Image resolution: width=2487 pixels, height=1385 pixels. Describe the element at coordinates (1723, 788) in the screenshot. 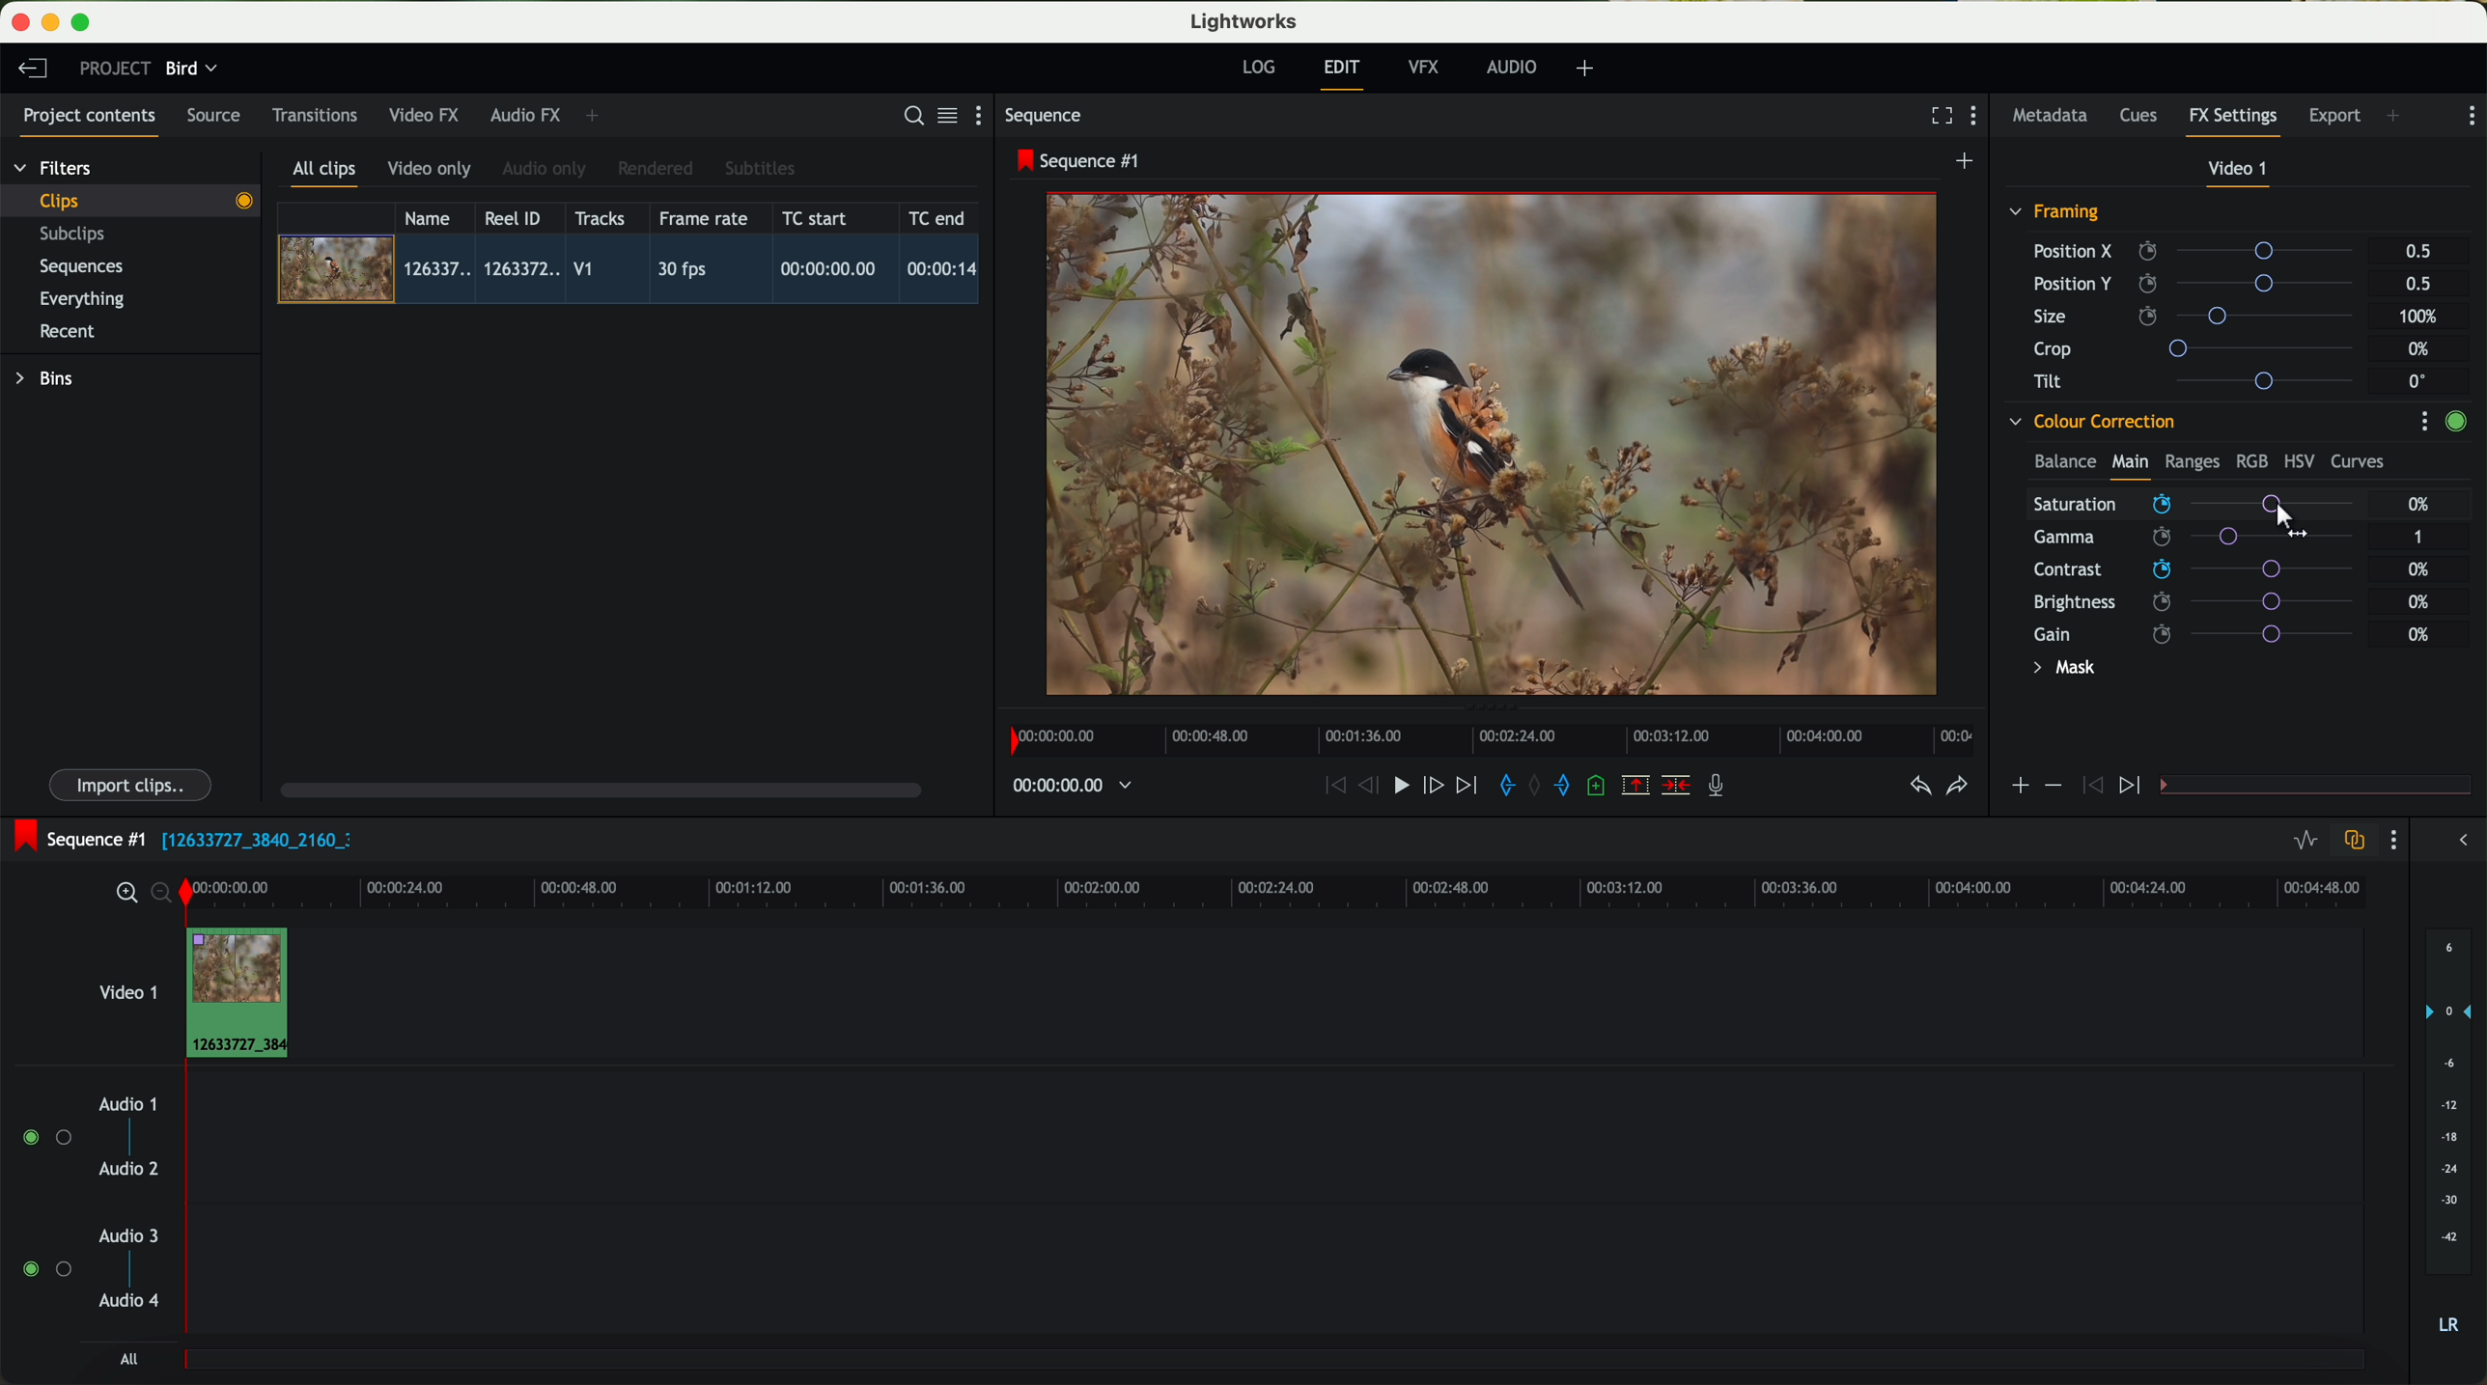

I see `record a voice-over` at that location.